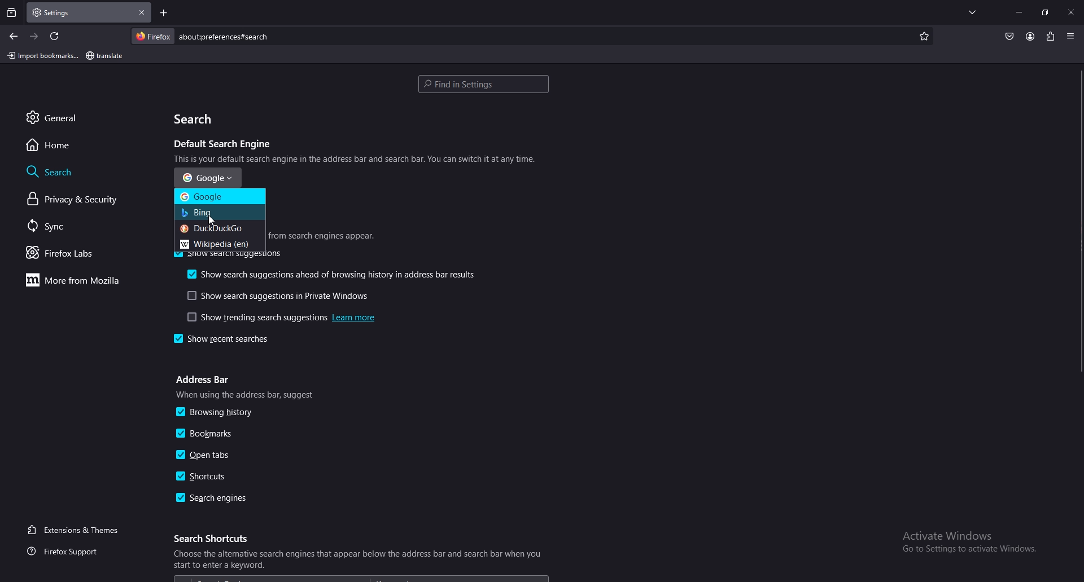 This screenshot has height=582, width=1084. I want to click on search engines, so click(214, 499).